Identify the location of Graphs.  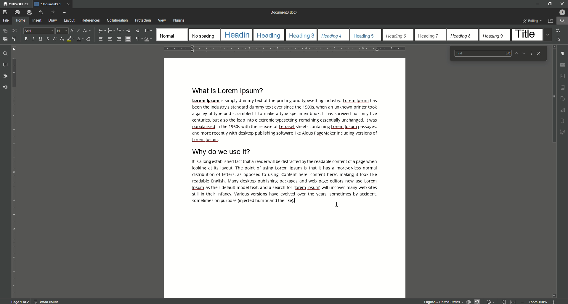
(564, 109).